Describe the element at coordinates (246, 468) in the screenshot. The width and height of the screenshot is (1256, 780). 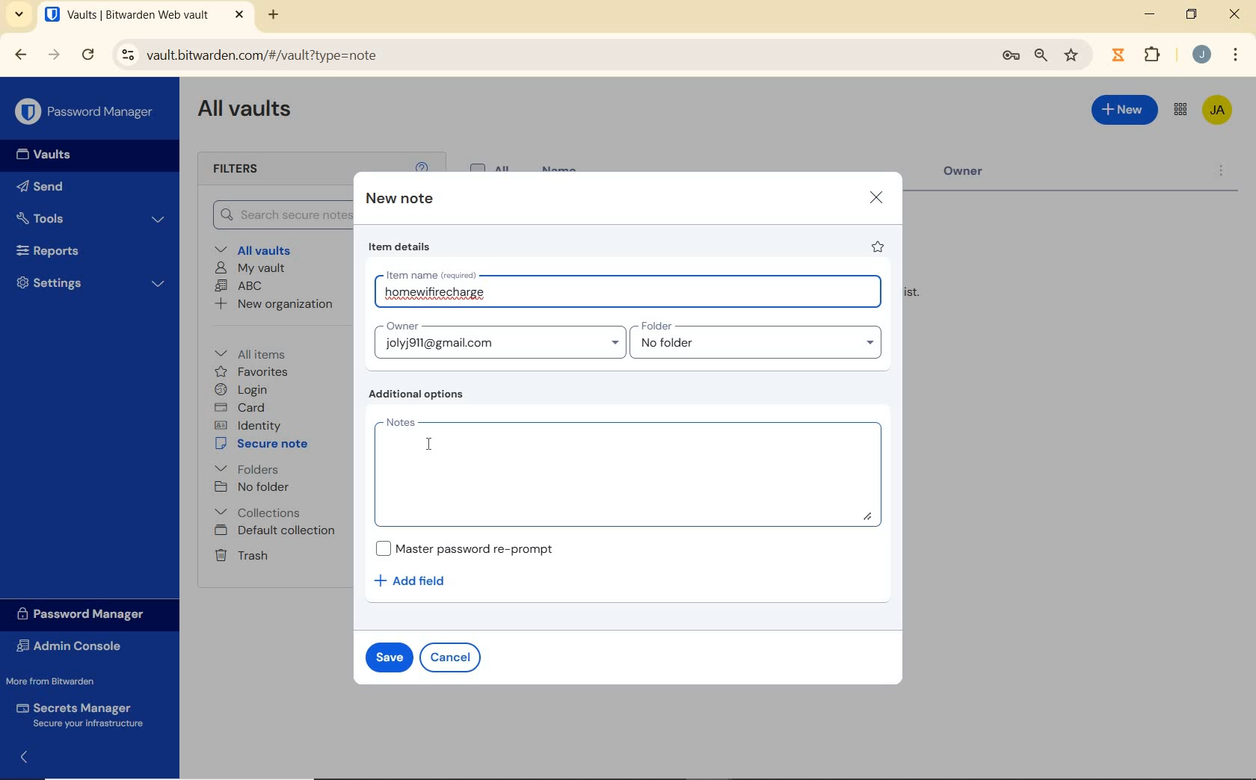
I see `folders` at that location.